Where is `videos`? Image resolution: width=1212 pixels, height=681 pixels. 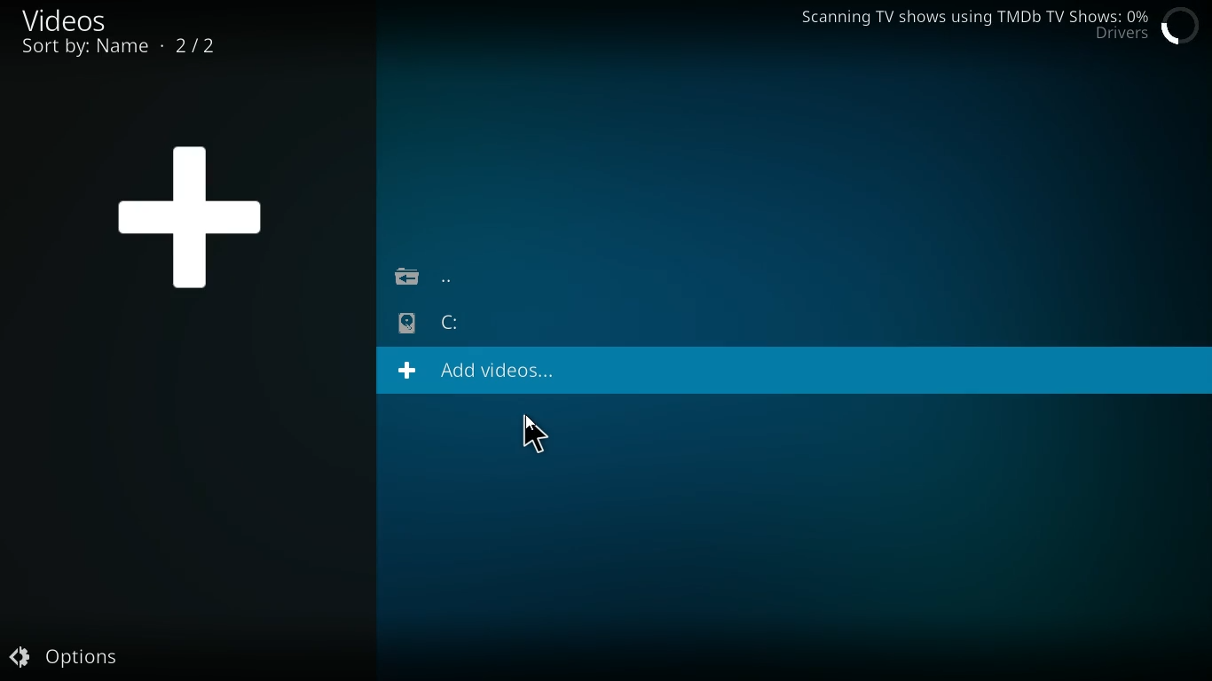
videos is located at coordinates (85, 20).